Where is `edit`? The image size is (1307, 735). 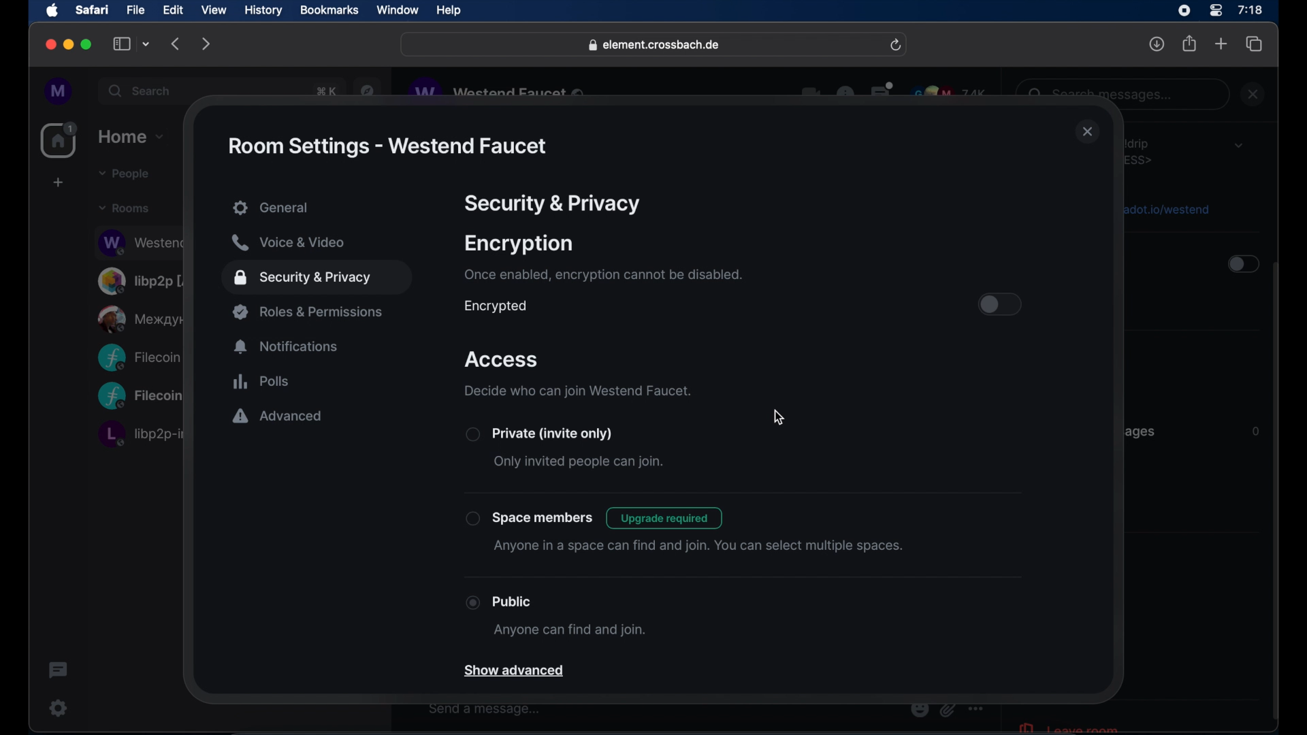
edit is located at coordinates (173, 10).